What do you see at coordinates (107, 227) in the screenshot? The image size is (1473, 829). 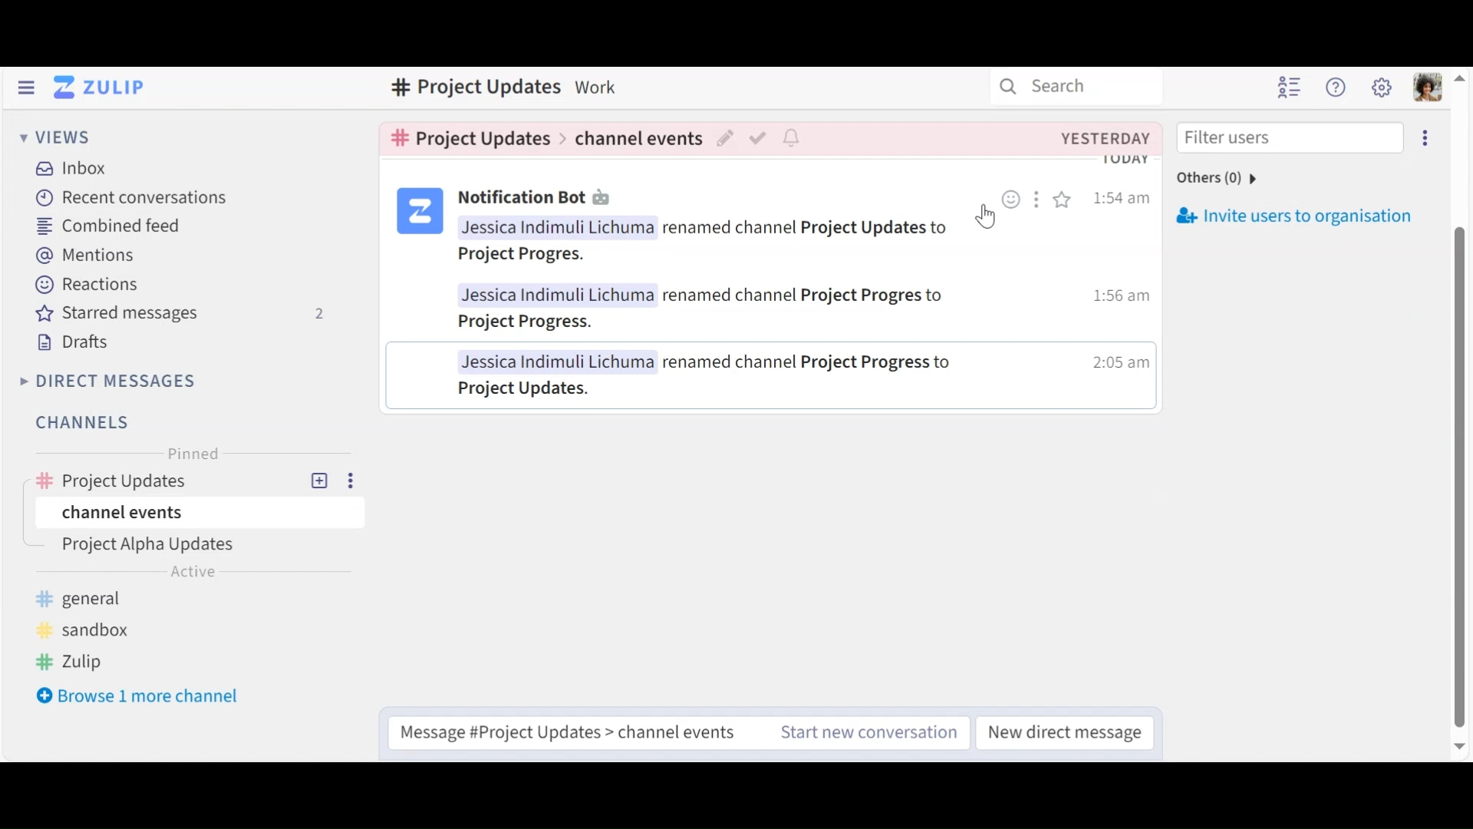 I see `Combined feed` at bounding box center [107, 227].